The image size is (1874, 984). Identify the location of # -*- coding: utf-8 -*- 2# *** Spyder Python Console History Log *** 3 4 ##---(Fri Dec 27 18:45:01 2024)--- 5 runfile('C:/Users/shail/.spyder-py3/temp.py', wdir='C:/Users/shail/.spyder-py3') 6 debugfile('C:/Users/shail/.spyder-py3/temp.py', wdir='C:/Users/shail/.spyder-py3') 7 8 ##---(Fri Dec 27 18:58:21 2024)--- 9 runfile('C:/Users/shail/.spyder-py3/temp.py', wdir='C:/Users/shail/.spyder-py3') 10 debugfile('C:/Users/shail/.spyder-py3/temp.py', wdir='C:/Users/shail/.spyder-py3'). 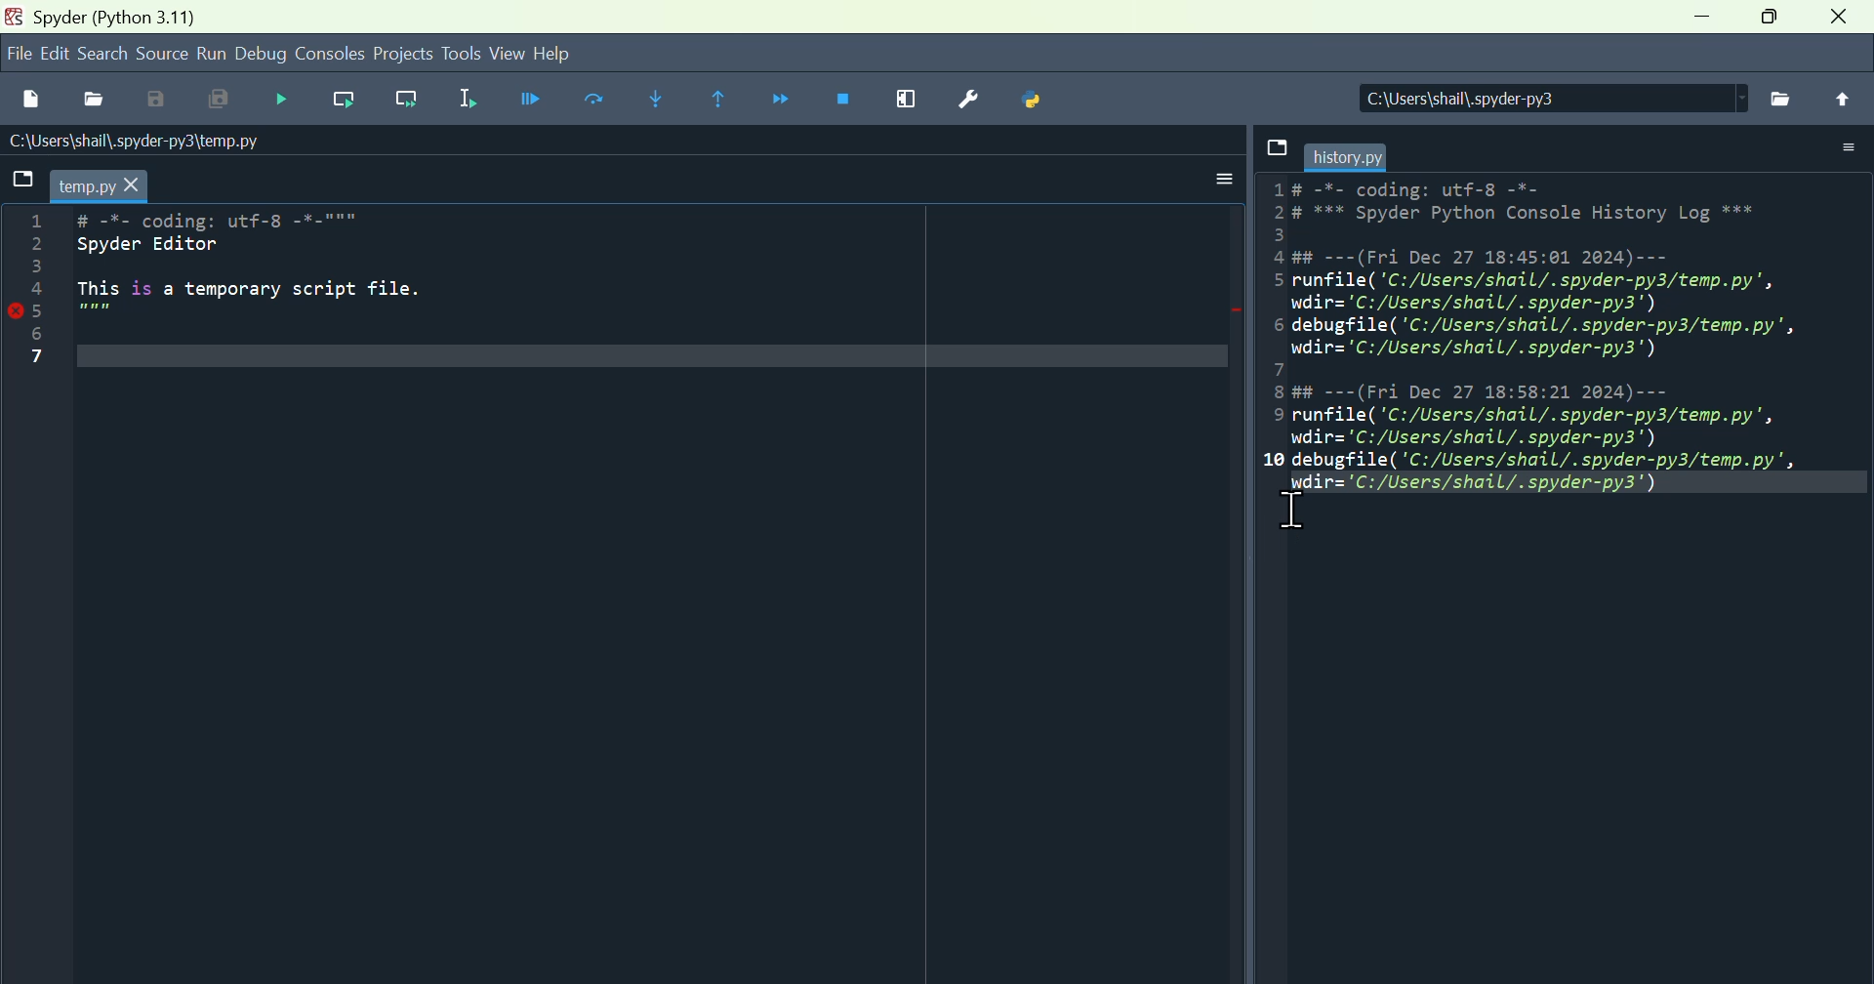
(1562, 342).